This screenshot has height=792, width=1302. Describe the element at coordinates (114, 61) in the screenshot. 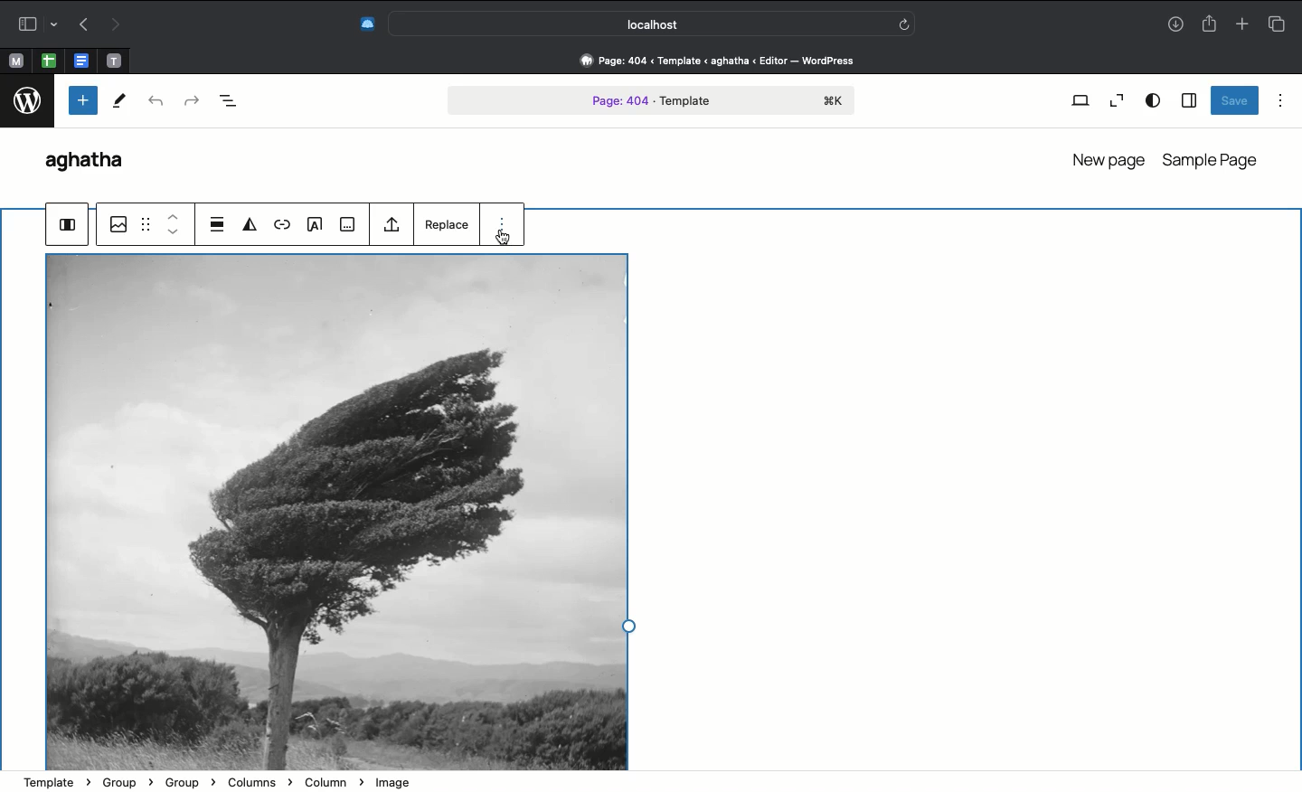

I see `open tab` at that location.